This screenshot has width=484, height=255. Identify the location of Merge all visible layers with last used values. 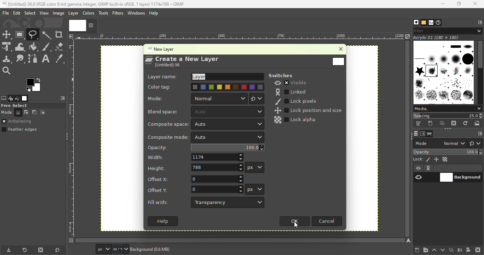
(460, 250).